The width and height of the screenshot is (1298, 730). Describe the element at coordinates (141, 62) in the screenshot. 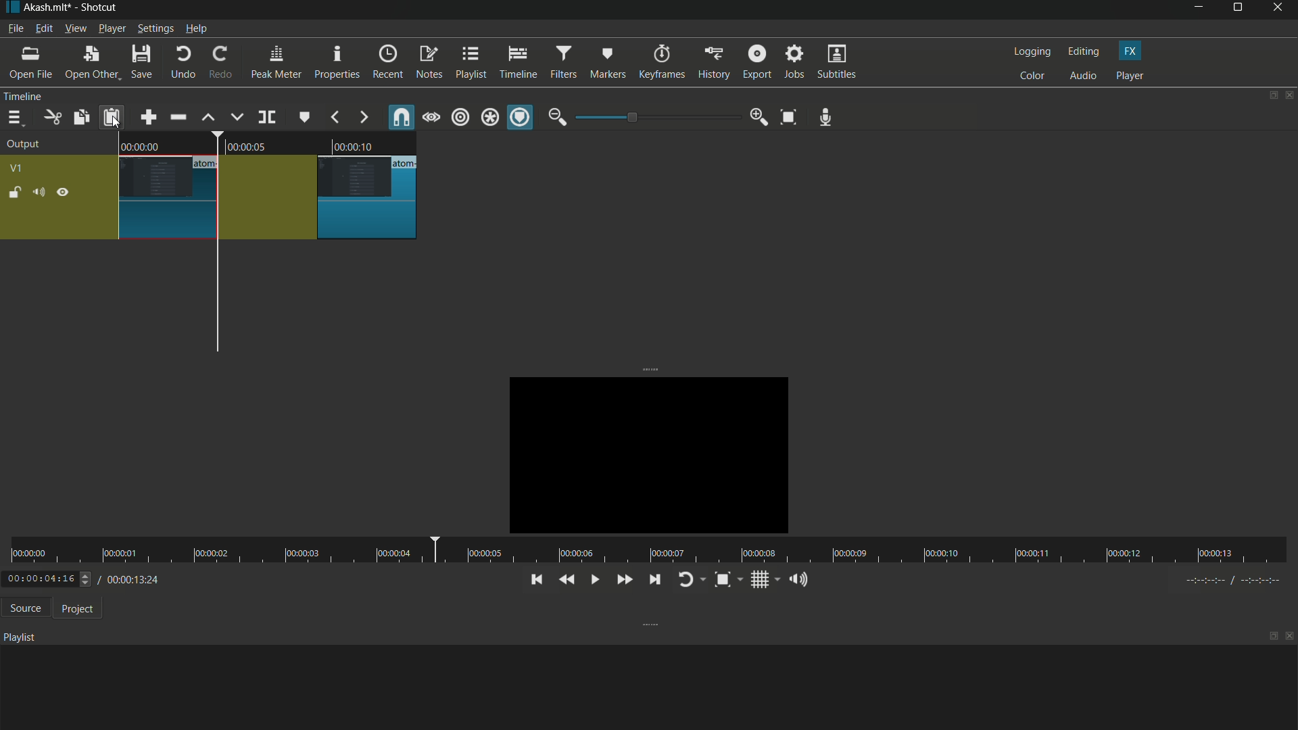

I see `save` at that location.